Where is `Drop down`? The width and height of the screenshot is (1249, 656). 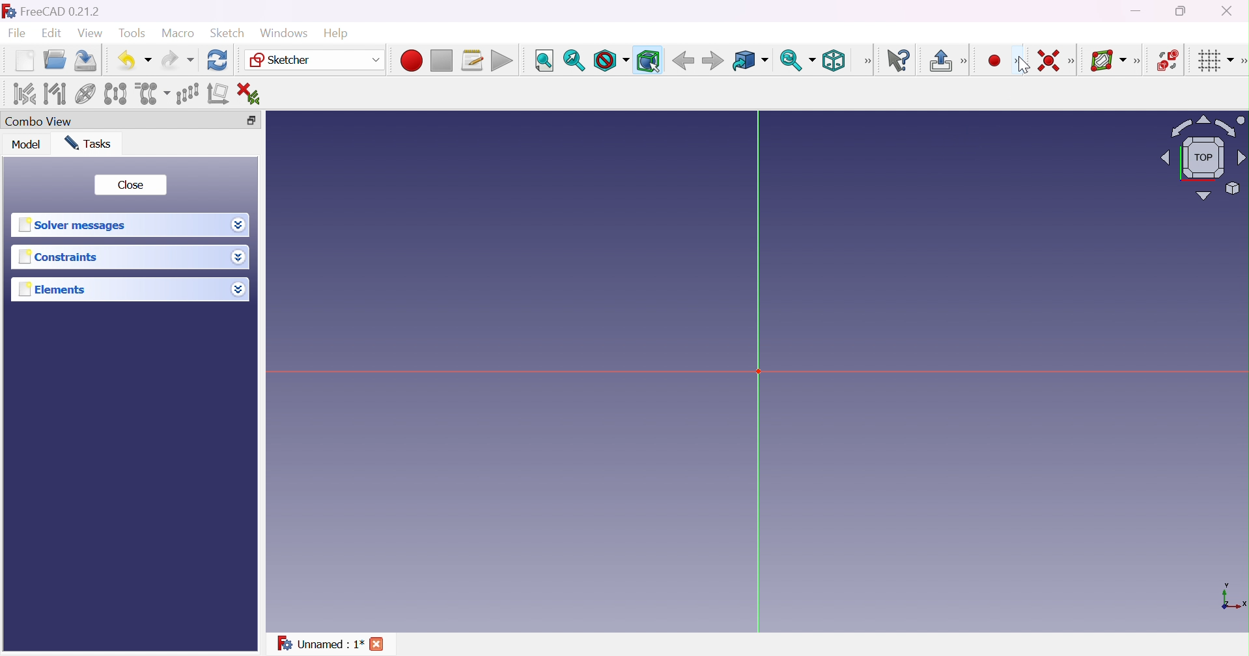
Drop down is located at coordinates (240, 291).